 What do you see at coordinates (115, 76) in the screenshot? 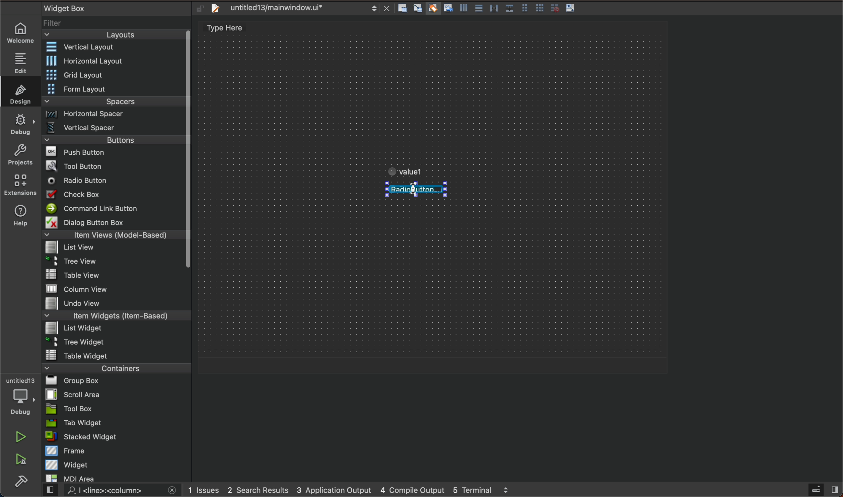
I see `` at bounding box center [115, 76].